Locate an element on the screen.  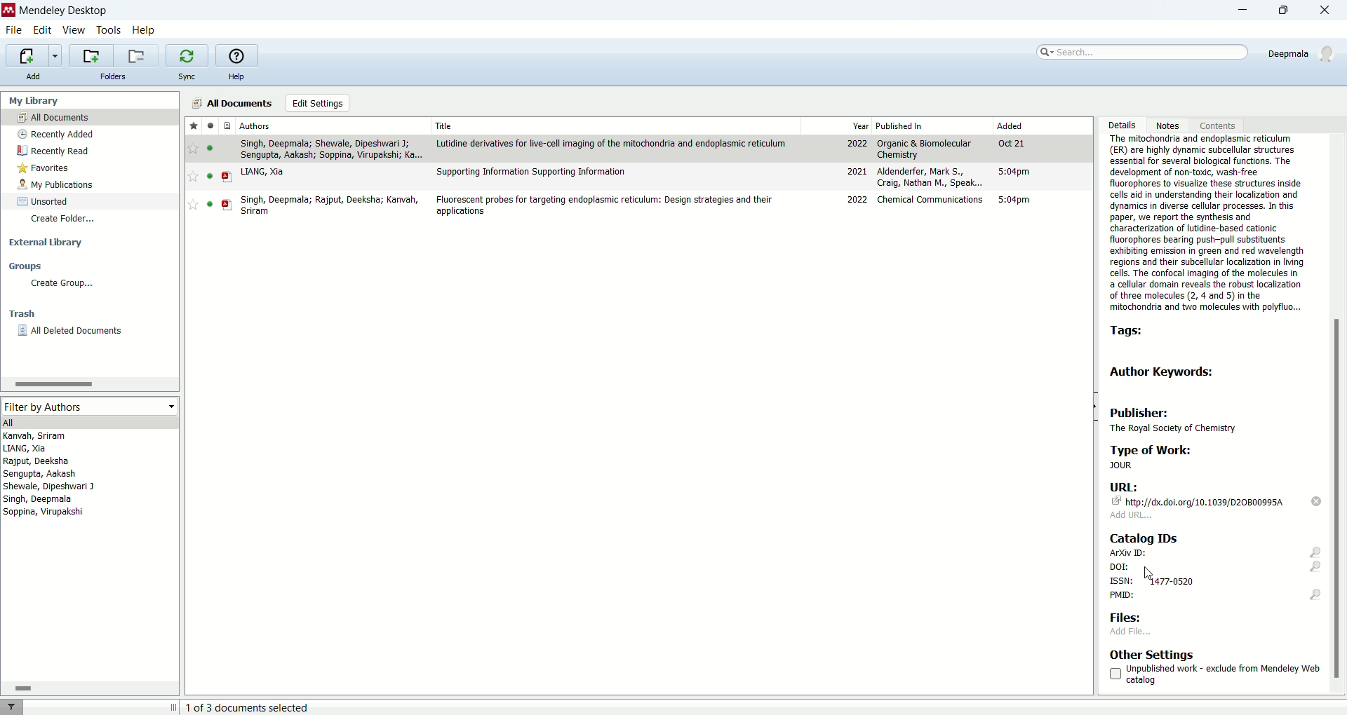
imports is located at coordinates (33, 56).